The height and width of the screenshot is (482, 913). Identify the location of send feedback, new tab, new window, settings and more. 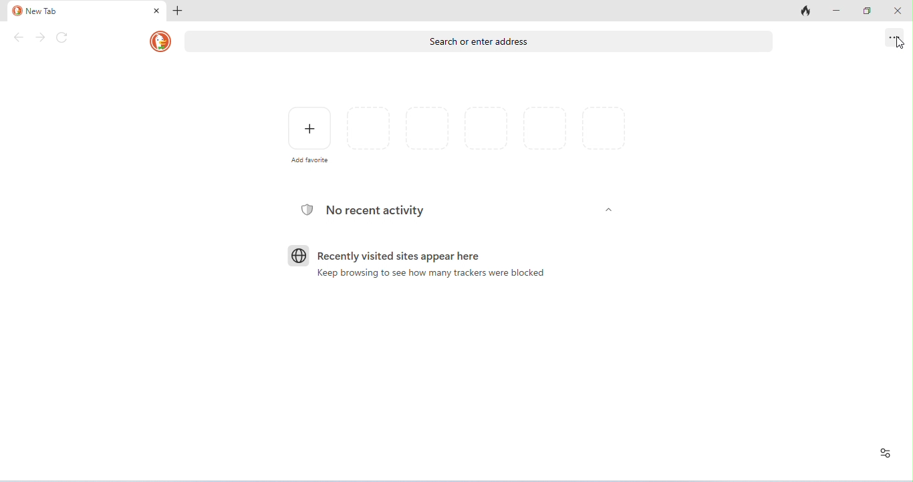
(893, 37).